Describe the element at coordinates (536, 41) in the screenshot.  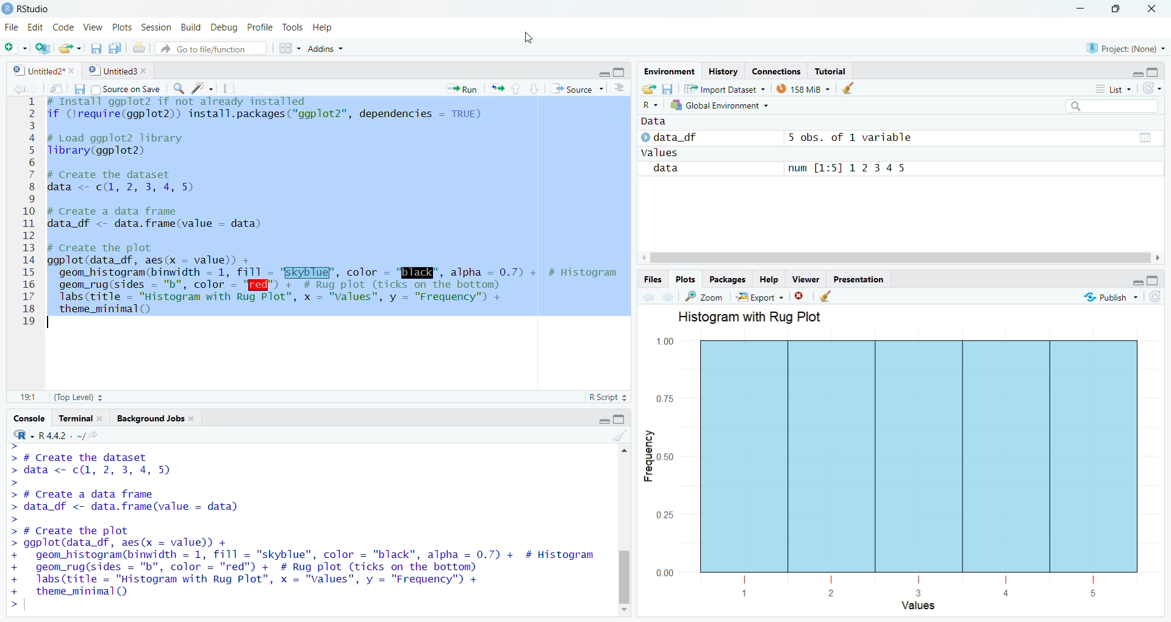
I see `cursor` at that location.